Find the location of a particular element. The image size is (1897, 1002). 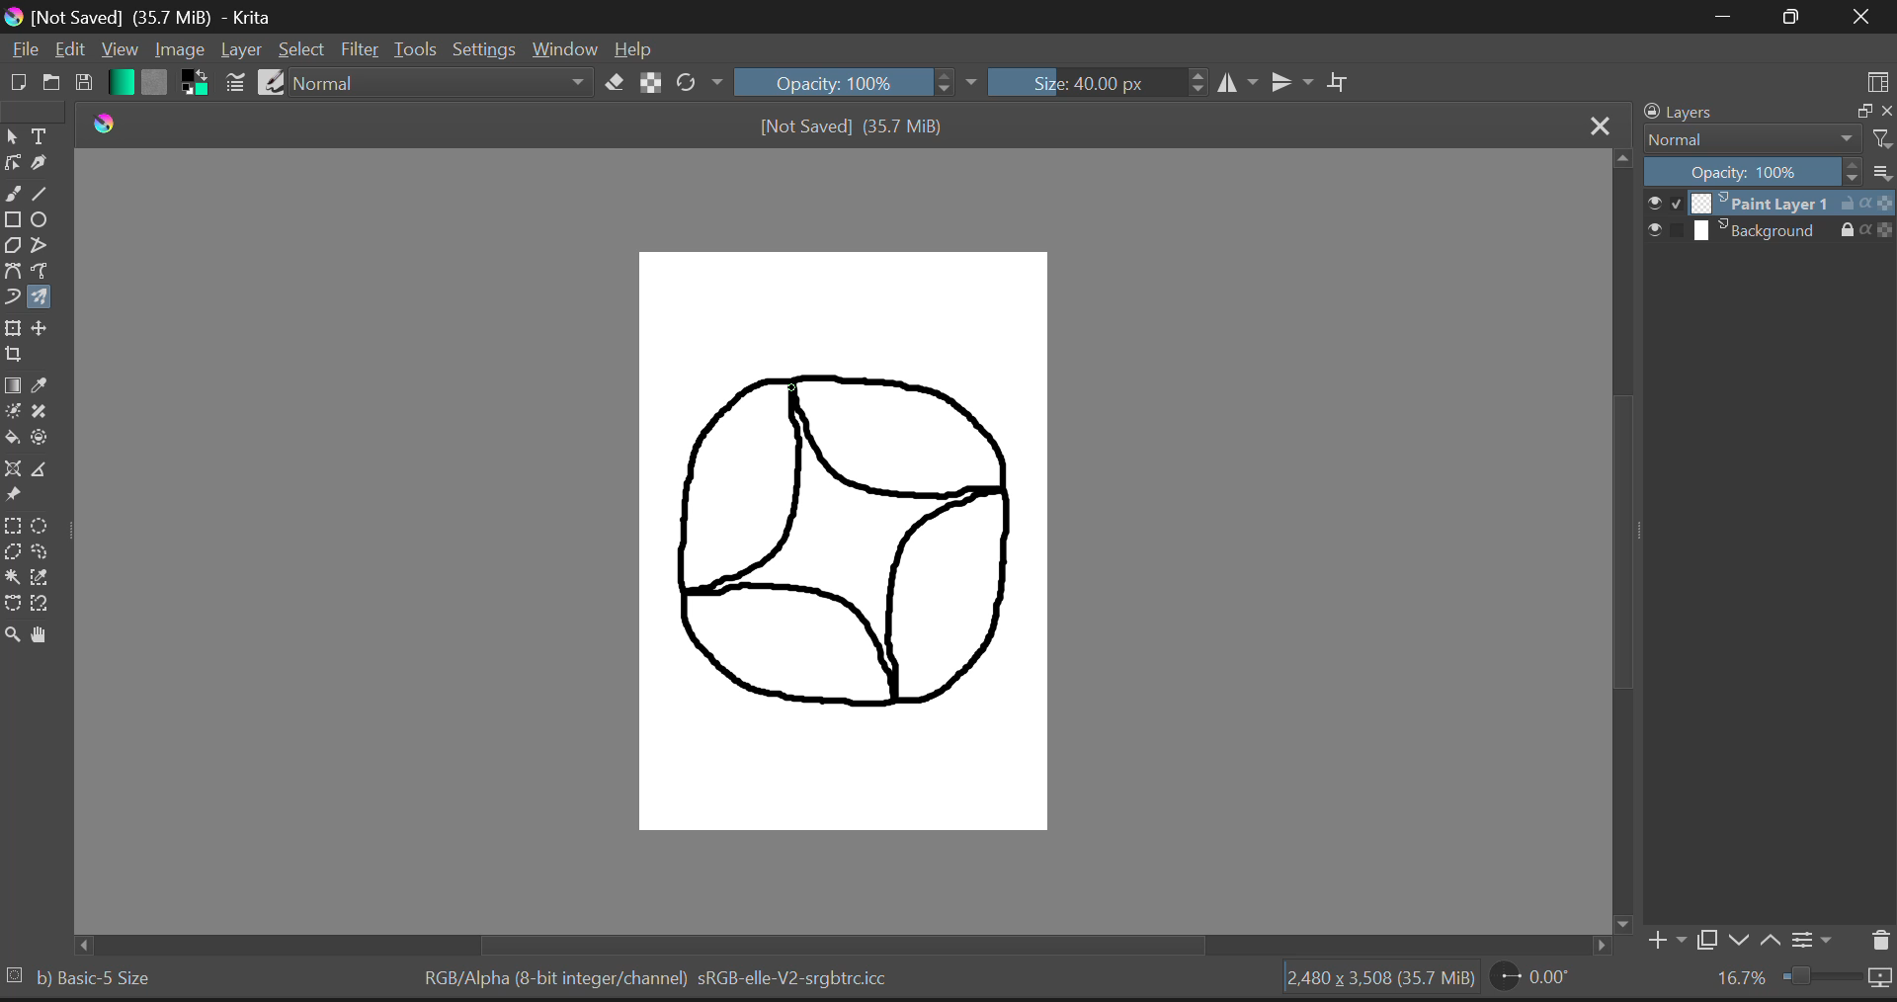

Background is located at coordinates (1769, 232).